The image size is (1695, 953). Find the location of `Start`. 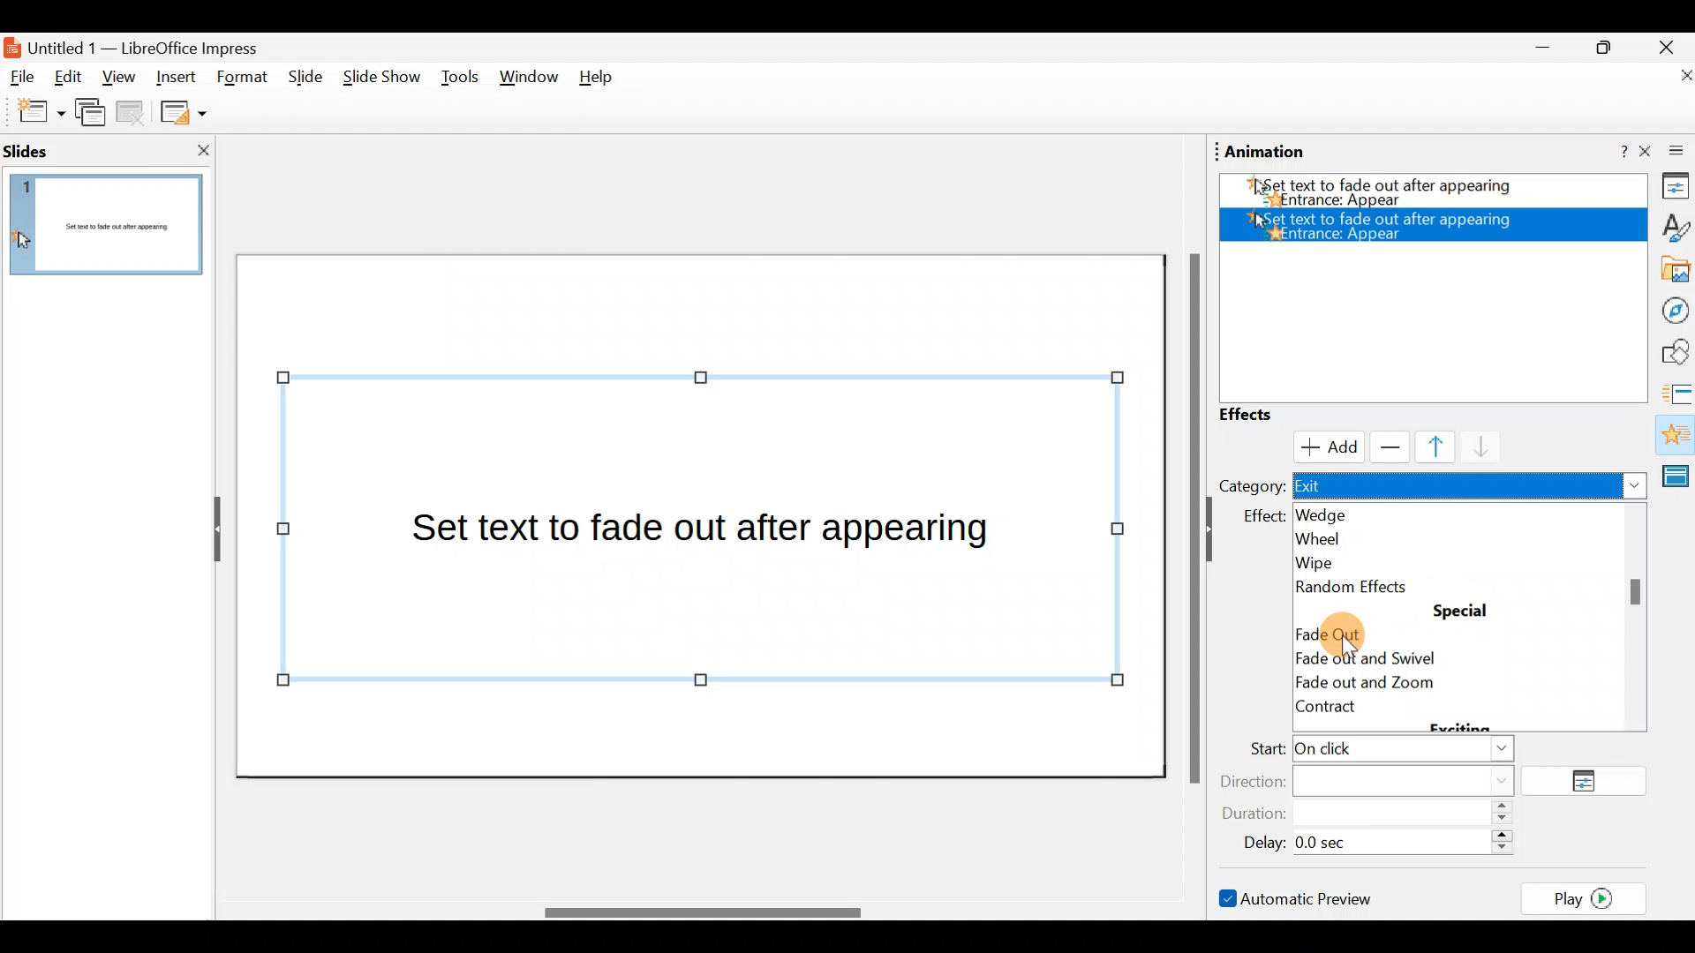

Start is located at coordinates (1376, 751).